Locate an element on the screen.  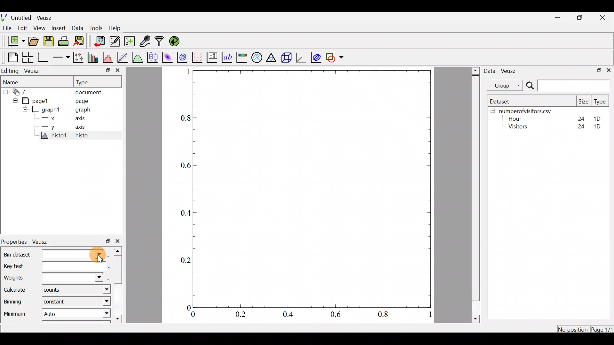
Page1/1 is located at coordinates (601, 329).